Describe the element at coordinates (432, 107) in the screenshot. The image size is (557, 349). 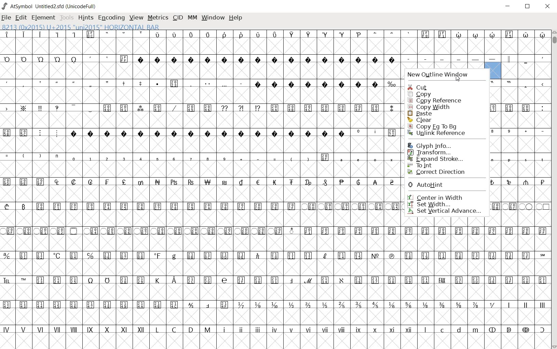
I see `copy width` at that location.